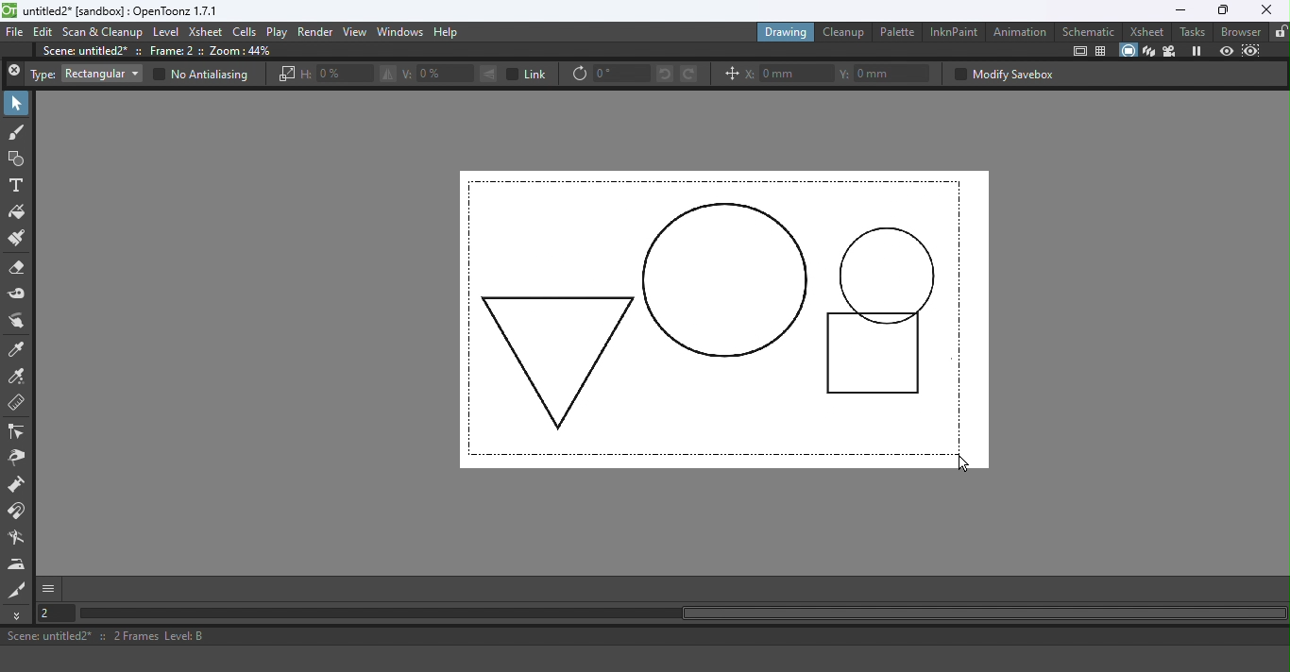 The width and height of the screenshot is (1290, 672). Describe the element at coordinates (1090, 30) in the screenshot. I see `Schematic` at that location.